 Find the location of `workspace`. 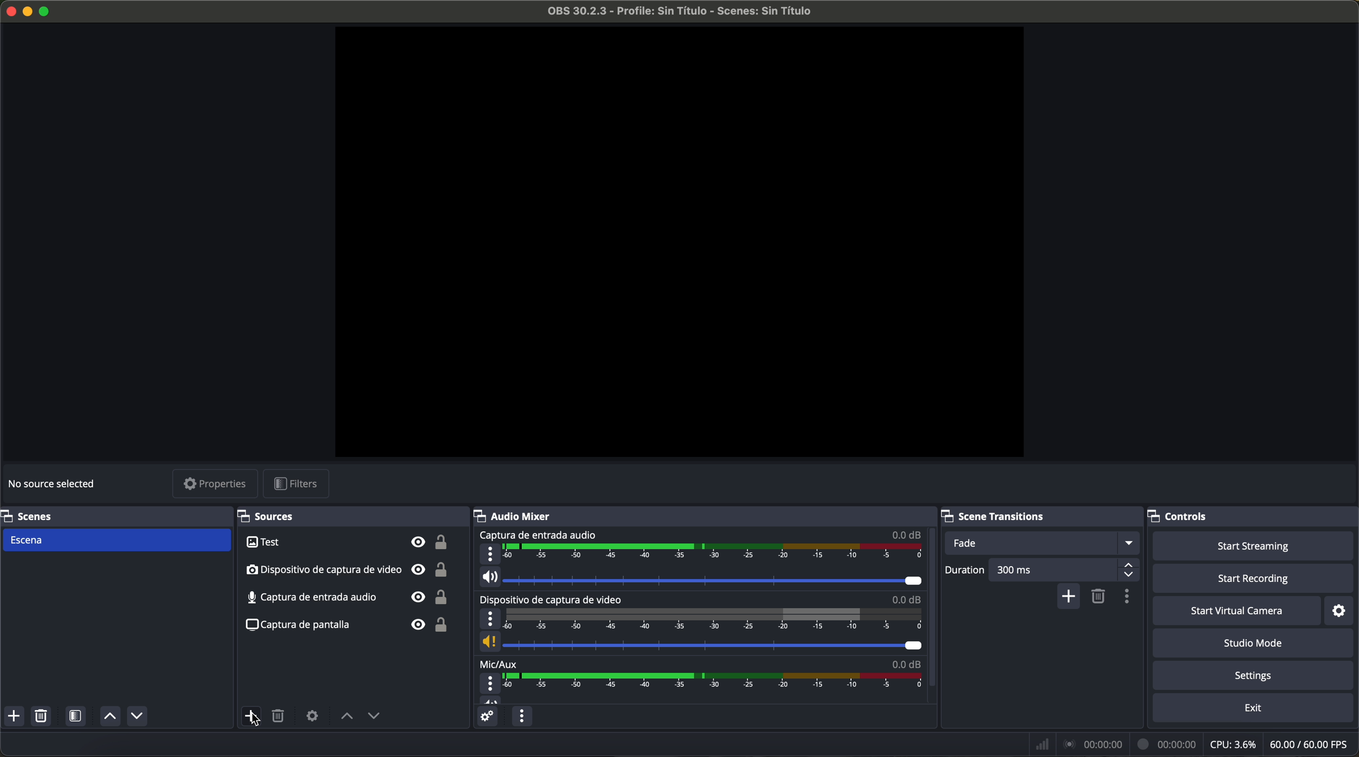

workspace is located at coordinates (680, 245).